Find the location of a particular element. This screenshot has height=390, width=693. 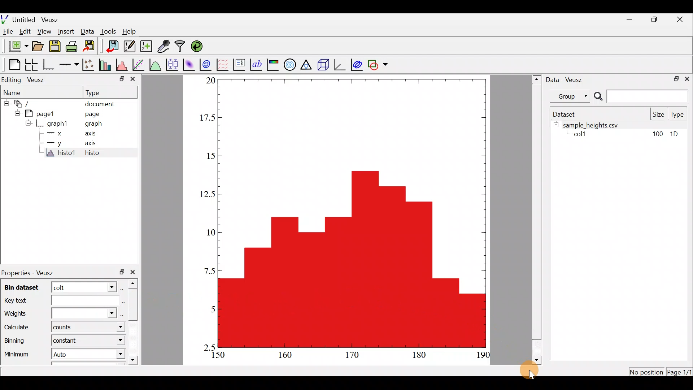

open a document is located at coordinates (37, 47).